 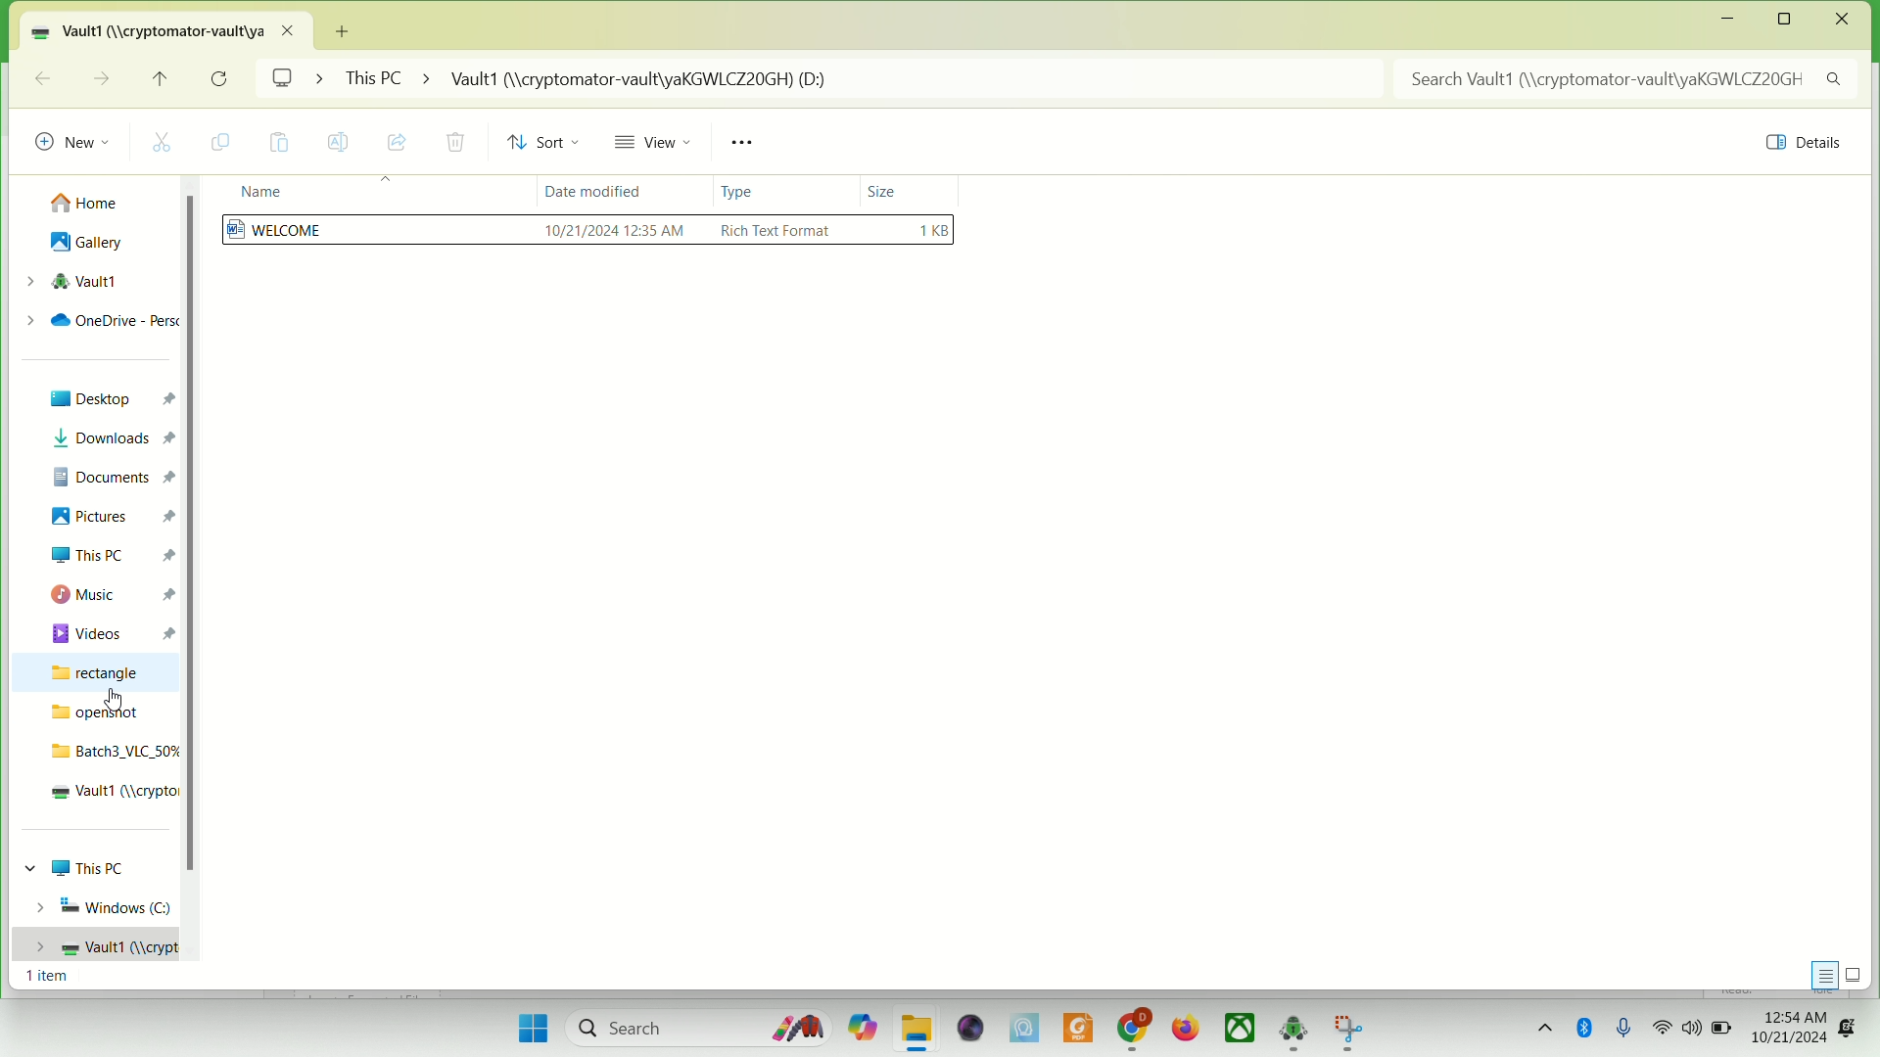 What do you see at coordinates (87, 198) in the screenshot?
I see `home` at bounding box center [87, 198].